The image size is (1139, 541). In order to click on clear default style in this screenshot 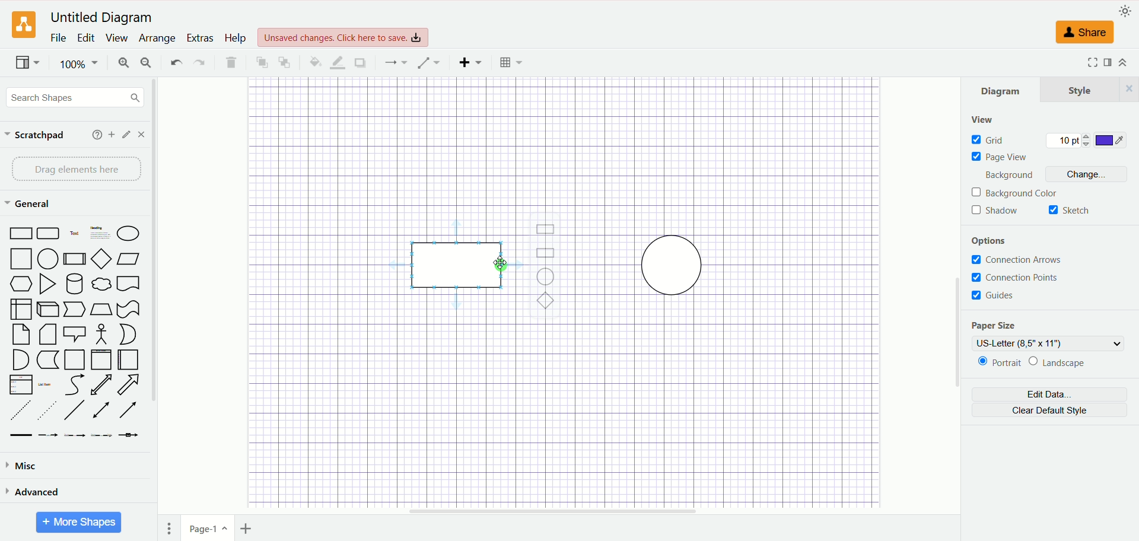, I will do `click(1049, 410)`.